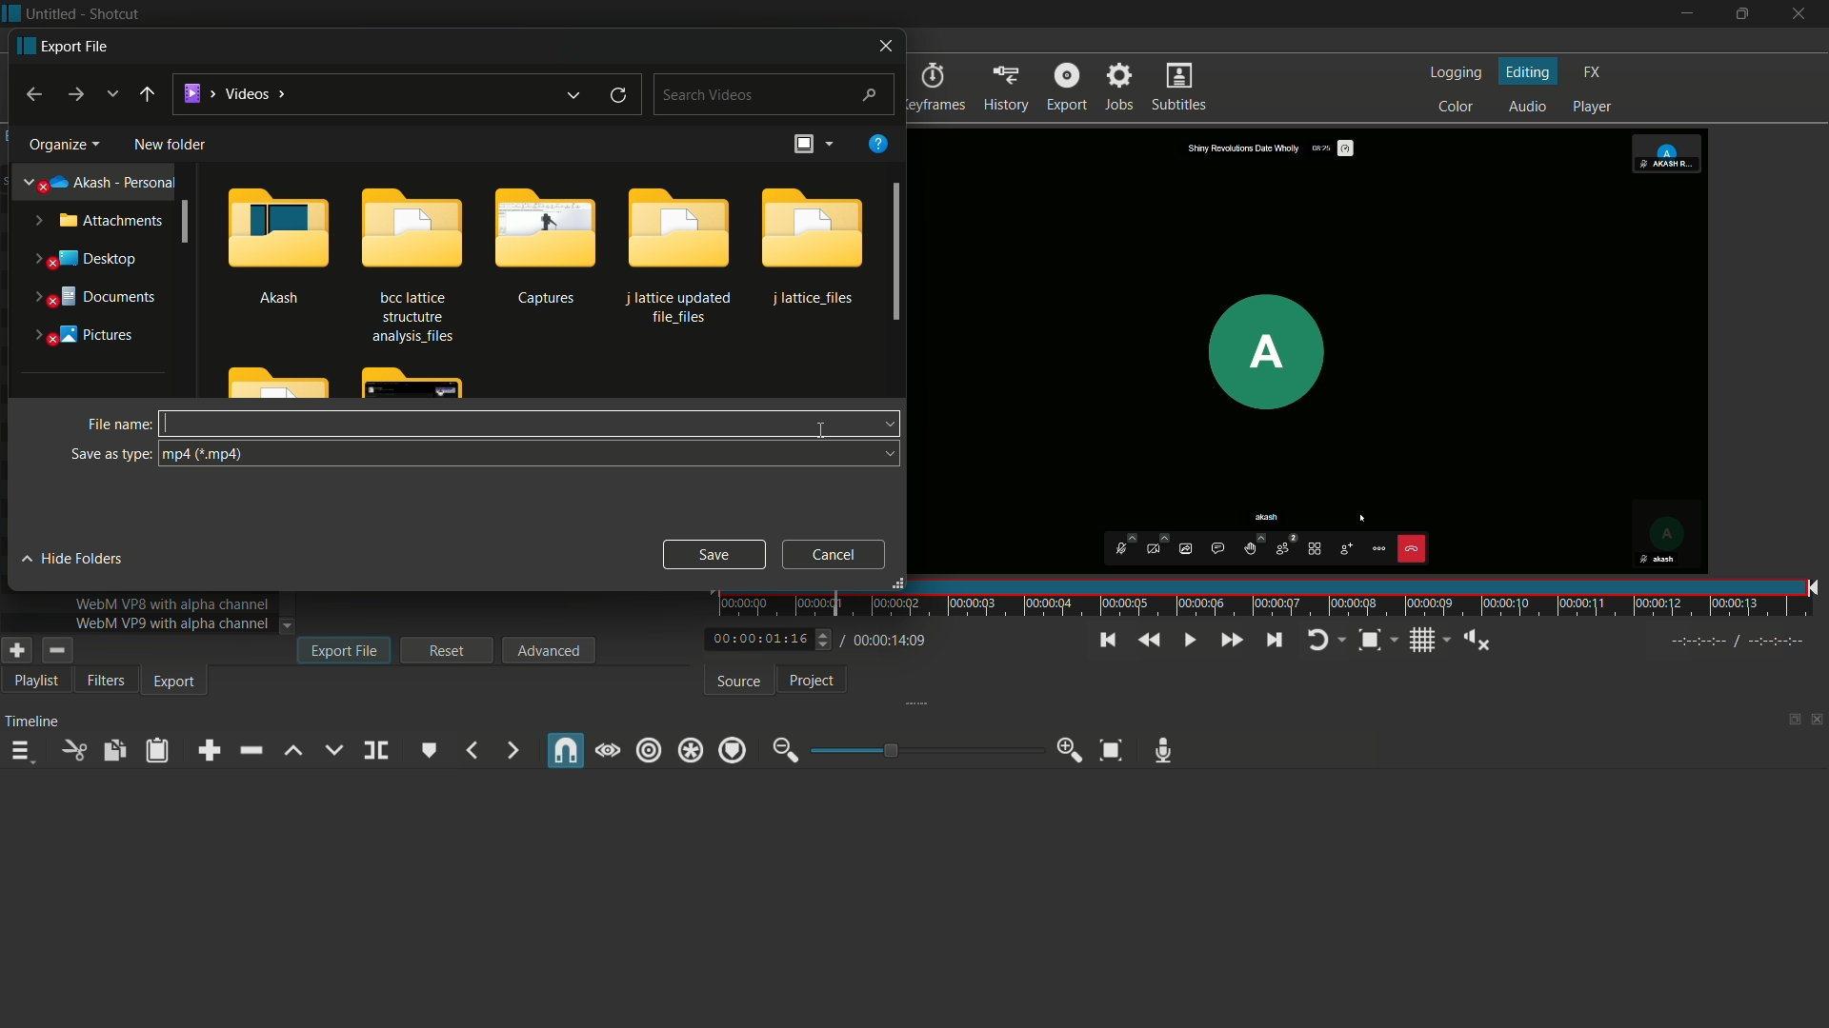 Image resolution: width=1829 pixels, height=1028 pixels. Describe the element at coordinates (781, 751) in the screenshot. I see `zoom out` at that location.